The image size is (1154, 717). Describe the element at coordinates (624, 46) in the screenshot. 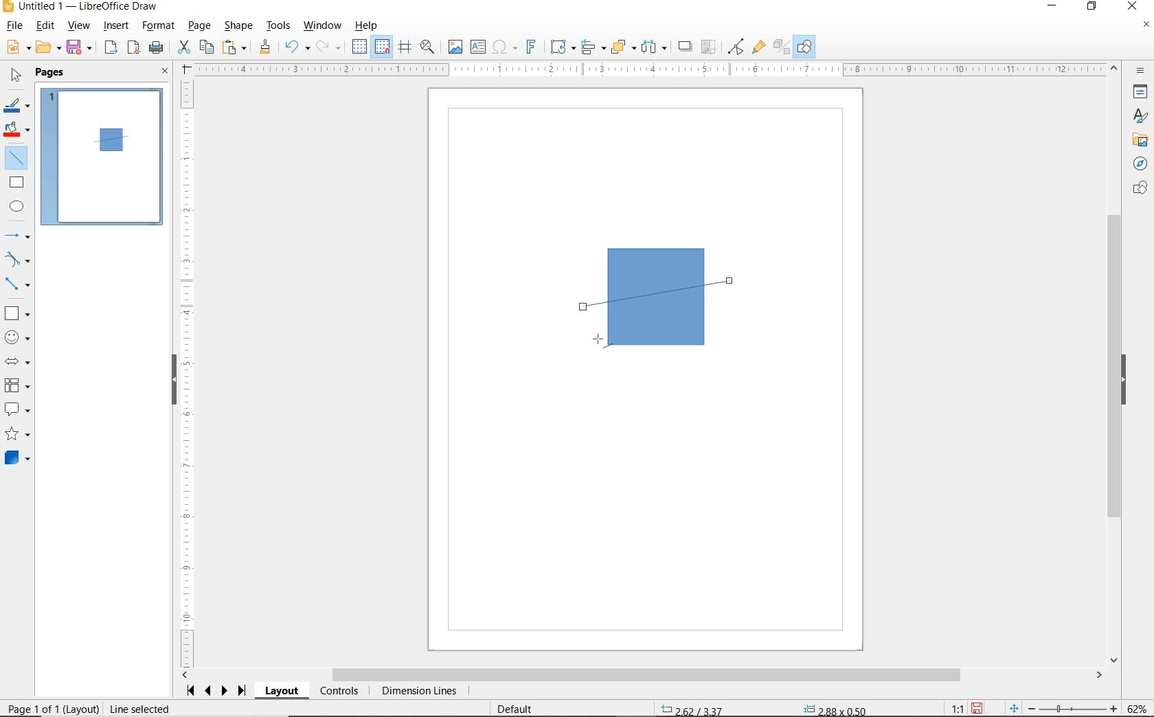

I see `ARRANGE` at that location.